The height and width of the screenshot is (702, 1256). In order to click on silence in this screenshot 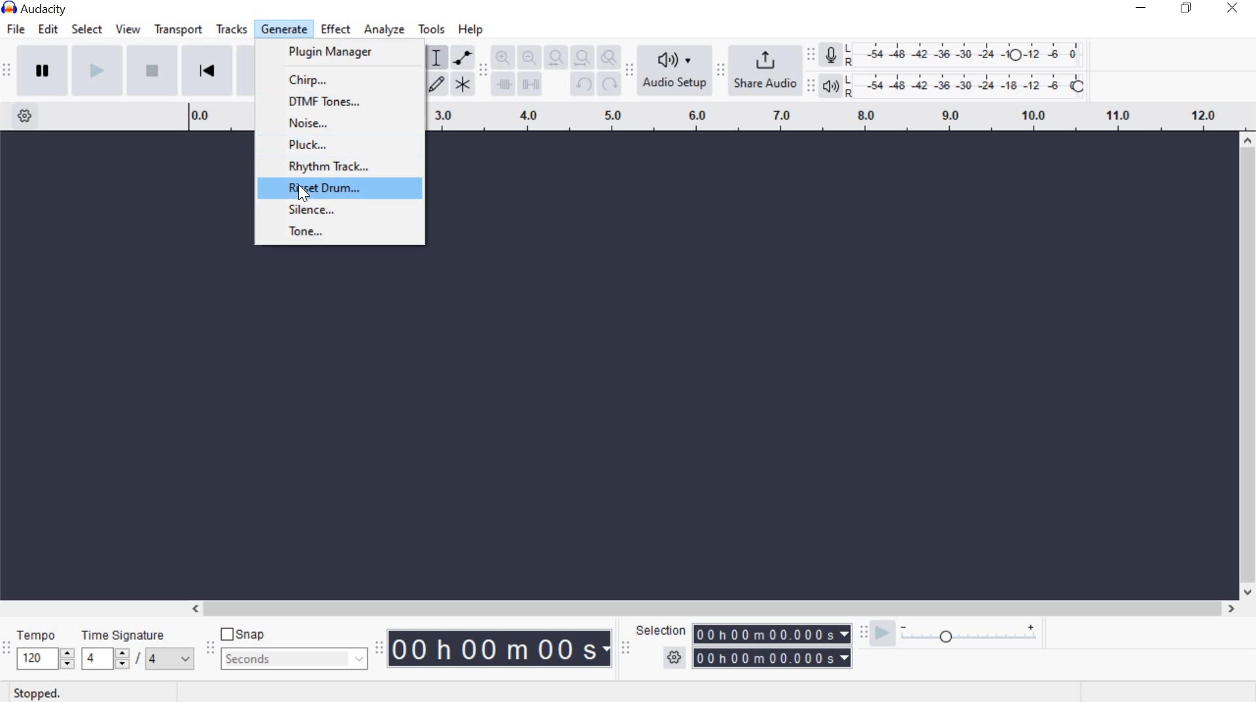, I will do `click(340, 209)`.